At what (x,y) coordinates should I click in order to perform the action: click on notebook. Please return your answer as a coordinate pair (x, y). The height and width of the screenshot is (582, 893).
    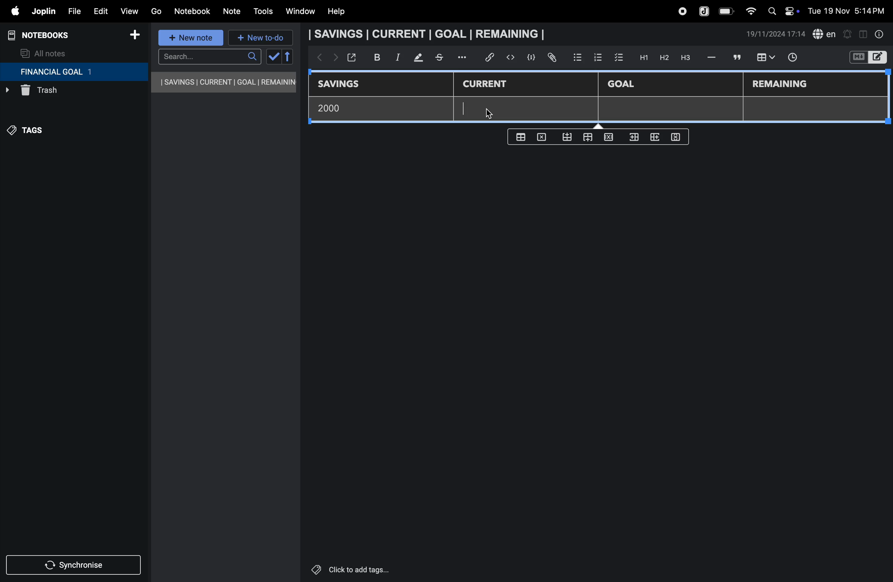
    Looking at the image, I should click on (192, 11).